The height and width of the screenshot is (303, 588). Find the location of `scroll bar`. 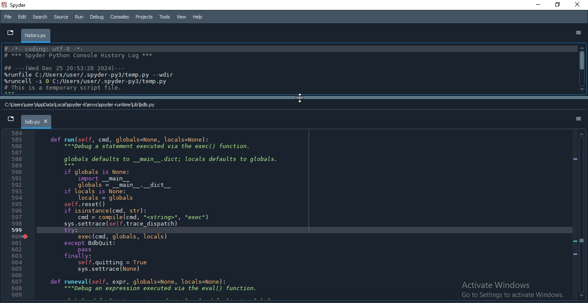

scroll bar is located at coordinates (582, 216).